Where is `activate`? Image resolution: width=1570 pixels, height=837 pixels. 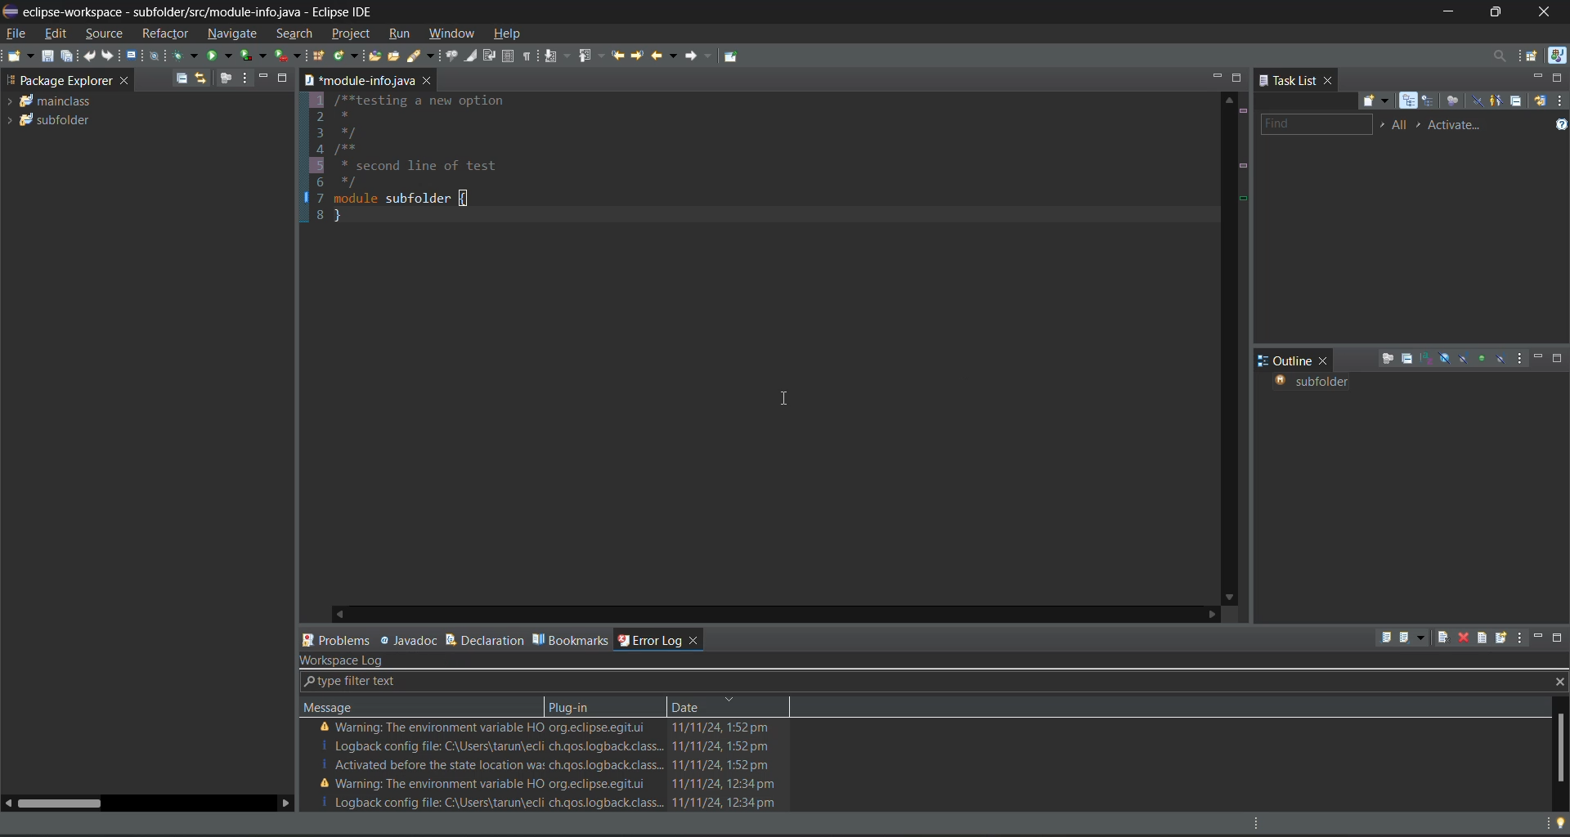 activate is located at coordinates (1460, 126).